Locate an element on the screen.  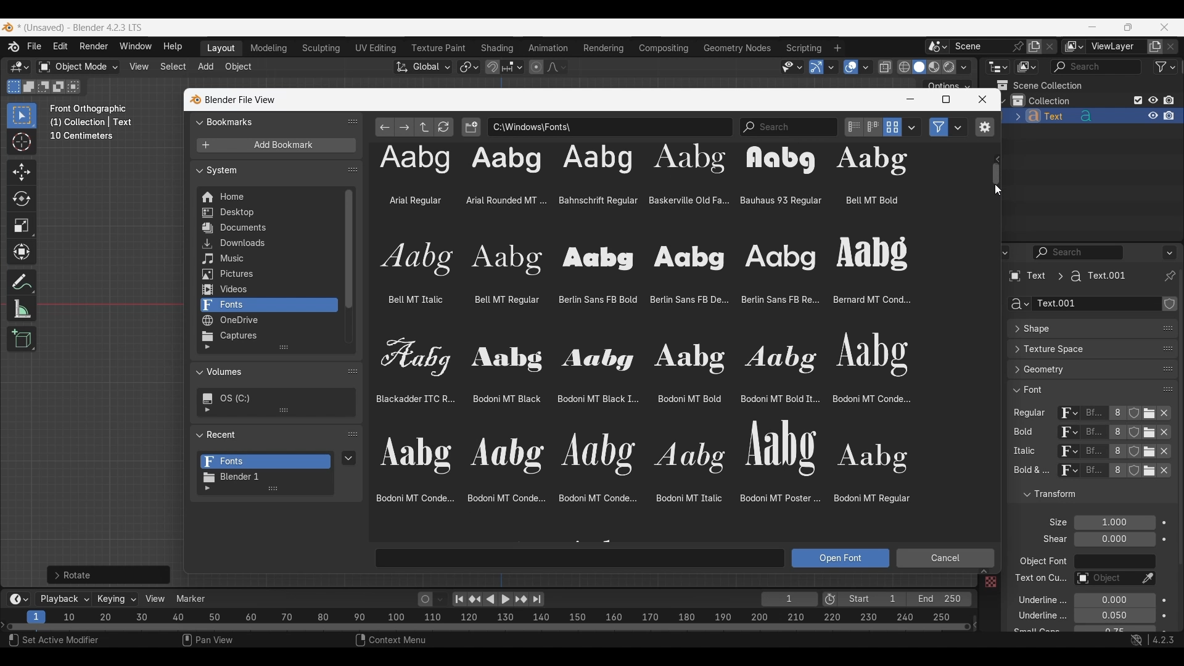
Click to collapse Transform is located at coordinates (1082, 495).